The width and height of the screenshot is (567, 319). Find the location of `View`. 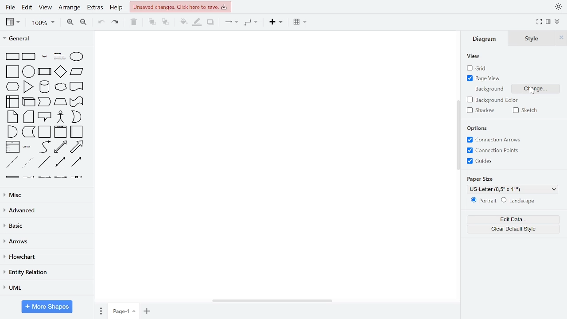

View is located at coordinates (474, 56).